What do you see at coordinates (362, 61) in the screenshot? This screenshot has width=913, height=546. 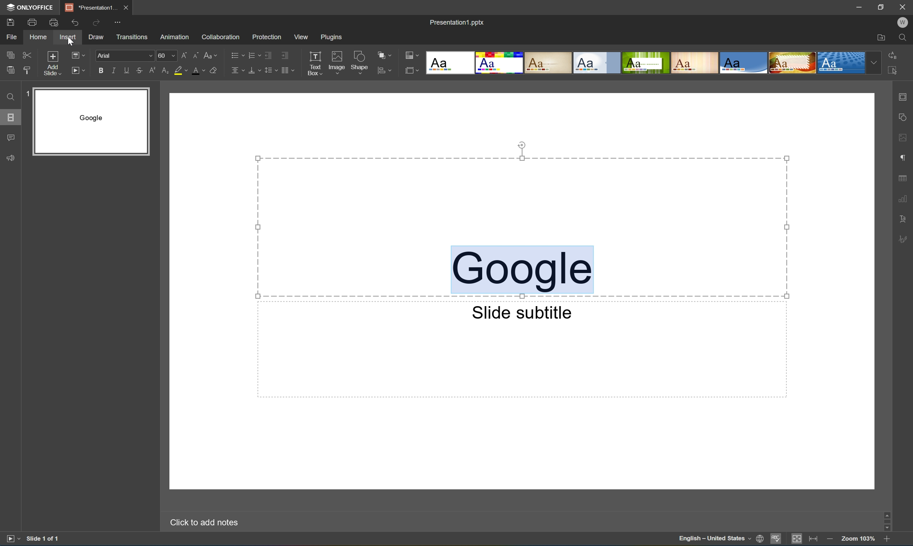 I see `Shape` at bounding box center [362, 61].